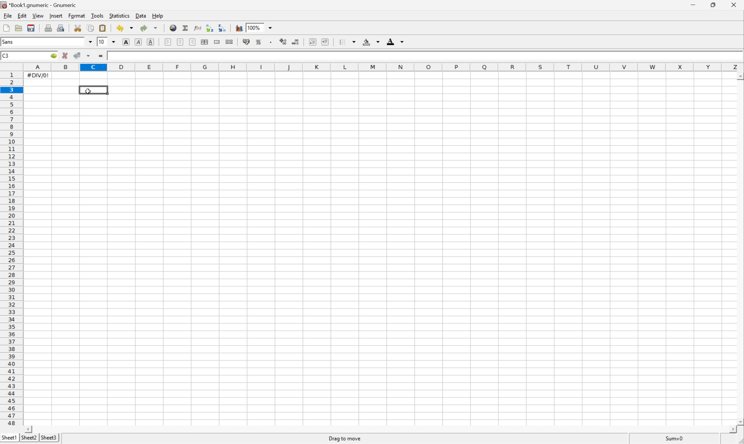  Describe the element at coordinates (378, 42) in the screenshot. I see `Drop down` at that location.